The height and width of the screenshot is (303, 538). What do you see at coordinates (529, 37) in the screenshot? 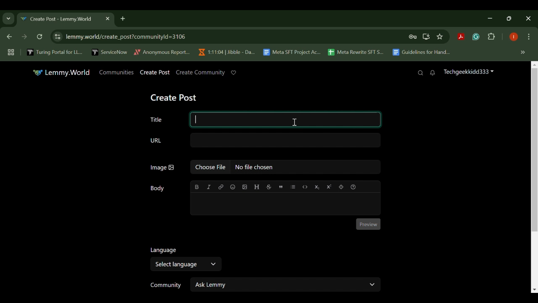
I see `Options` at bounding box center [529, 37].